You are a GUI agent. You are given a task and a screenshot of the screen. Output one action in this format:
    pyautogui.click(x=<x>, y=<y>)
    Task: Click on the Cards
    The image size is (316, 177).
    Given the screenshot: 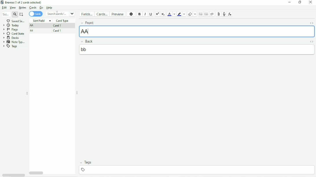 What is the action you would take?
    pyautogui.click(x=103, y=14)
    